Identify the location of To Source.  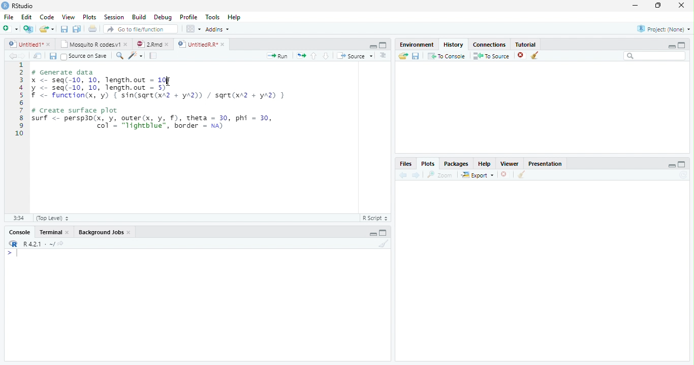
(491, 56).